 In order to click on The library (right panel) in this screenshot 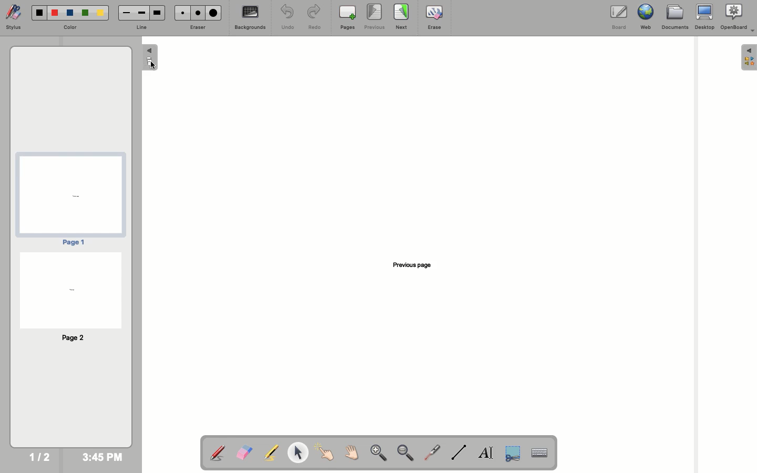, I will do `click(750, 57)`.